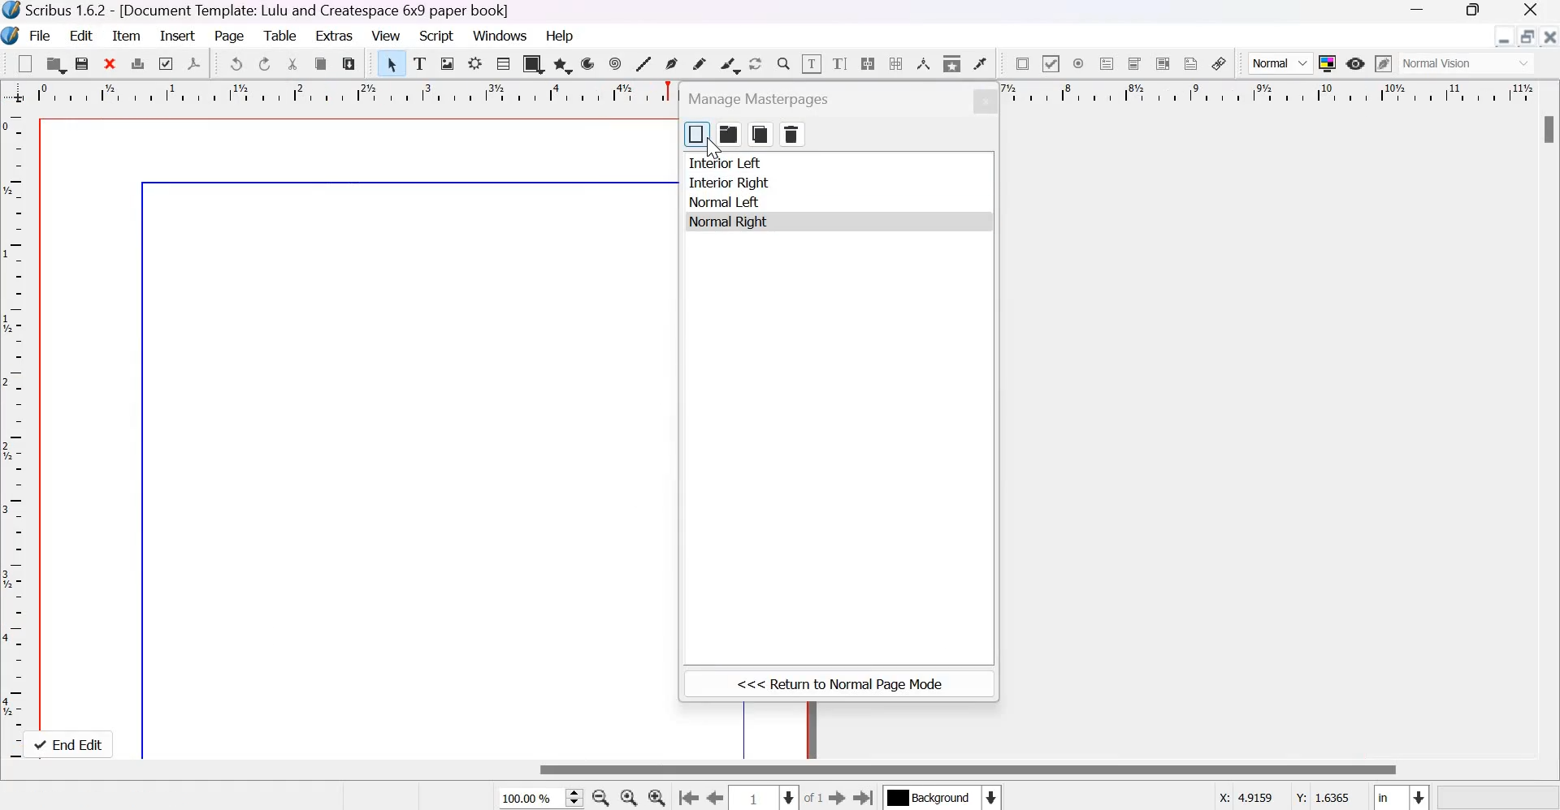  I want to click on normal light, so click(726, 223).